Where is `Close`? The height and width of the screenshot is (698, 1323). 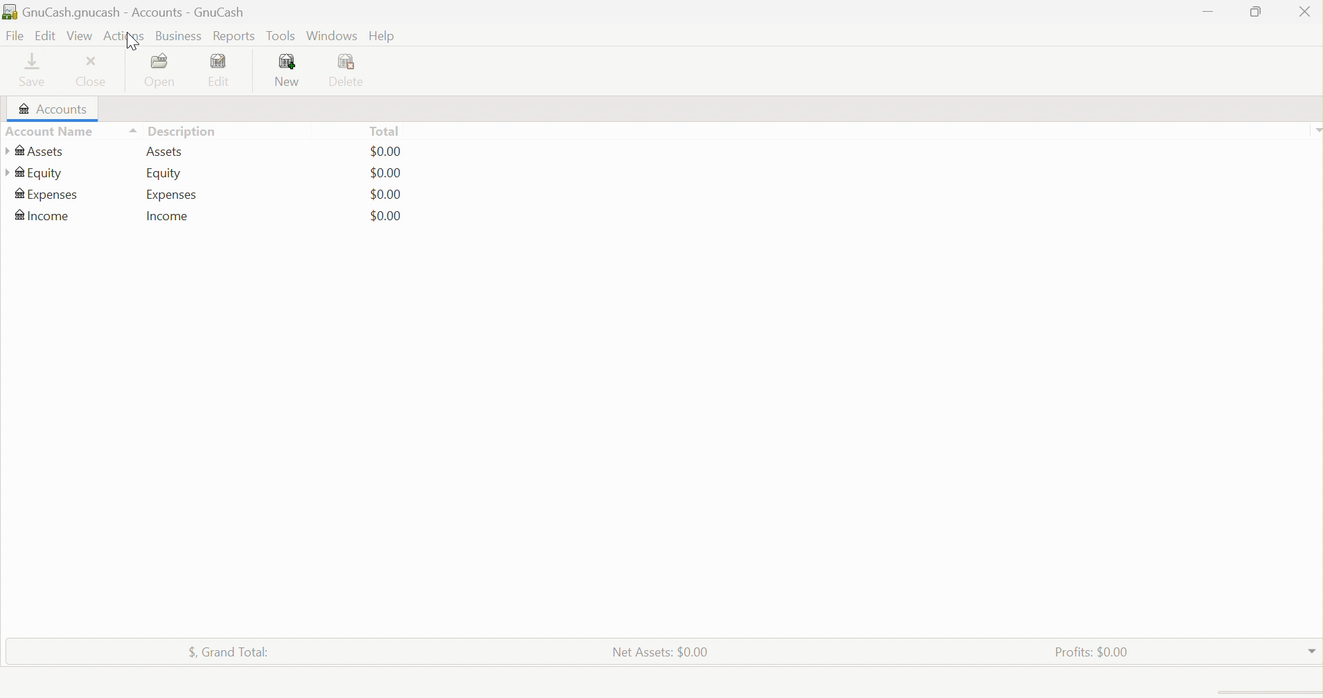
Close is located at coordinates (1304, 14).